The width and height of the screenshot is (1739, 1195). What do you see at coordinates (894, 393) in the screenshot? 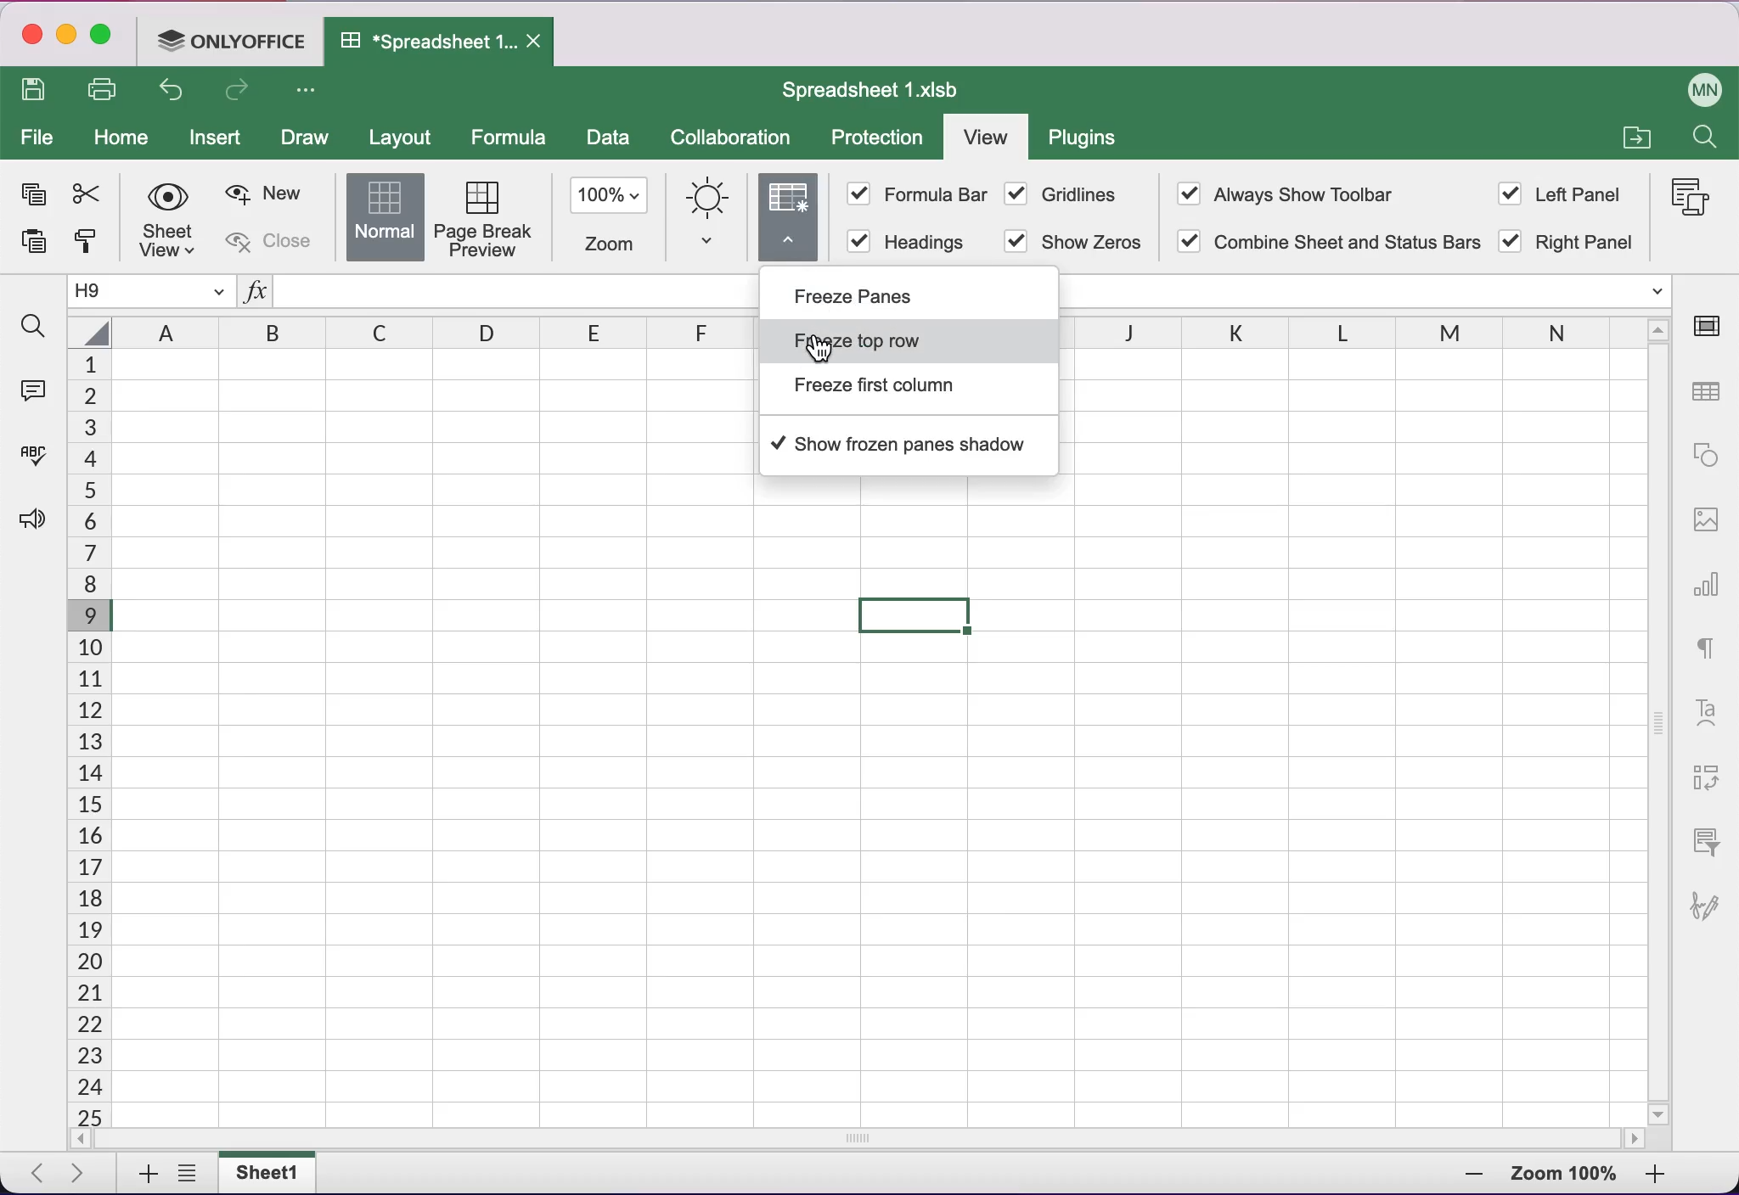
I see `freeze first column` at bounding box center [894, 393].